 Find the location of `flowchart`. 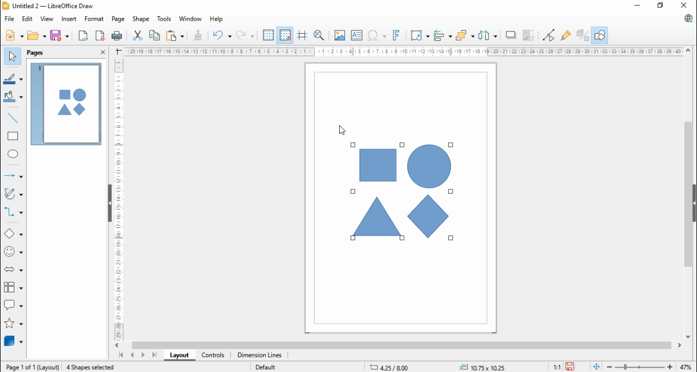

flowchart is located at coordinates (13, 287).